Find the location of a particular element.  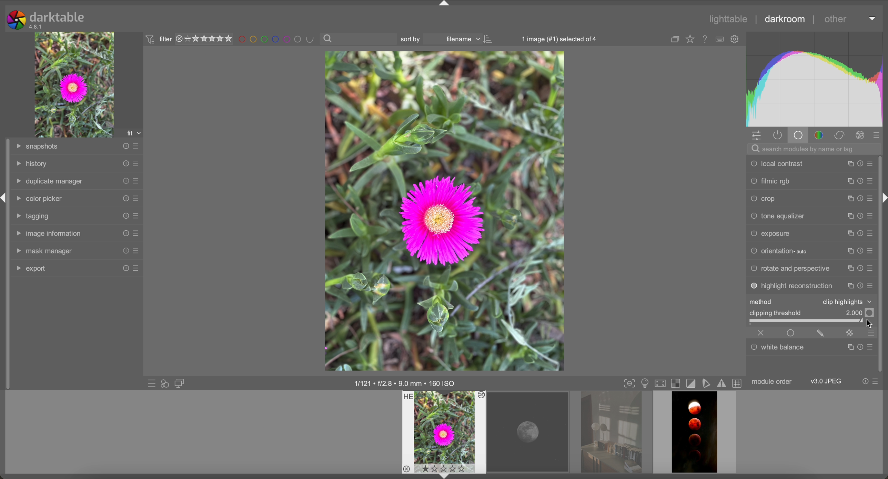

module order is located at coordinates (773, 382).